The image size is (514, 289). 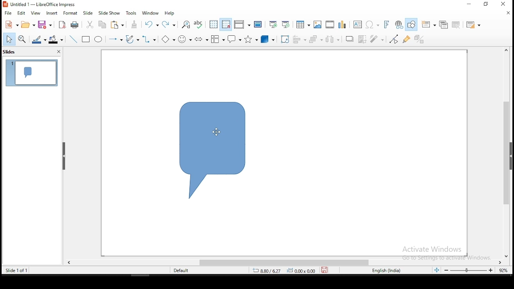 What do you see at coordinates (487, 4) in the screenshot?
I see `minimize` at bounding box center [487, 4].